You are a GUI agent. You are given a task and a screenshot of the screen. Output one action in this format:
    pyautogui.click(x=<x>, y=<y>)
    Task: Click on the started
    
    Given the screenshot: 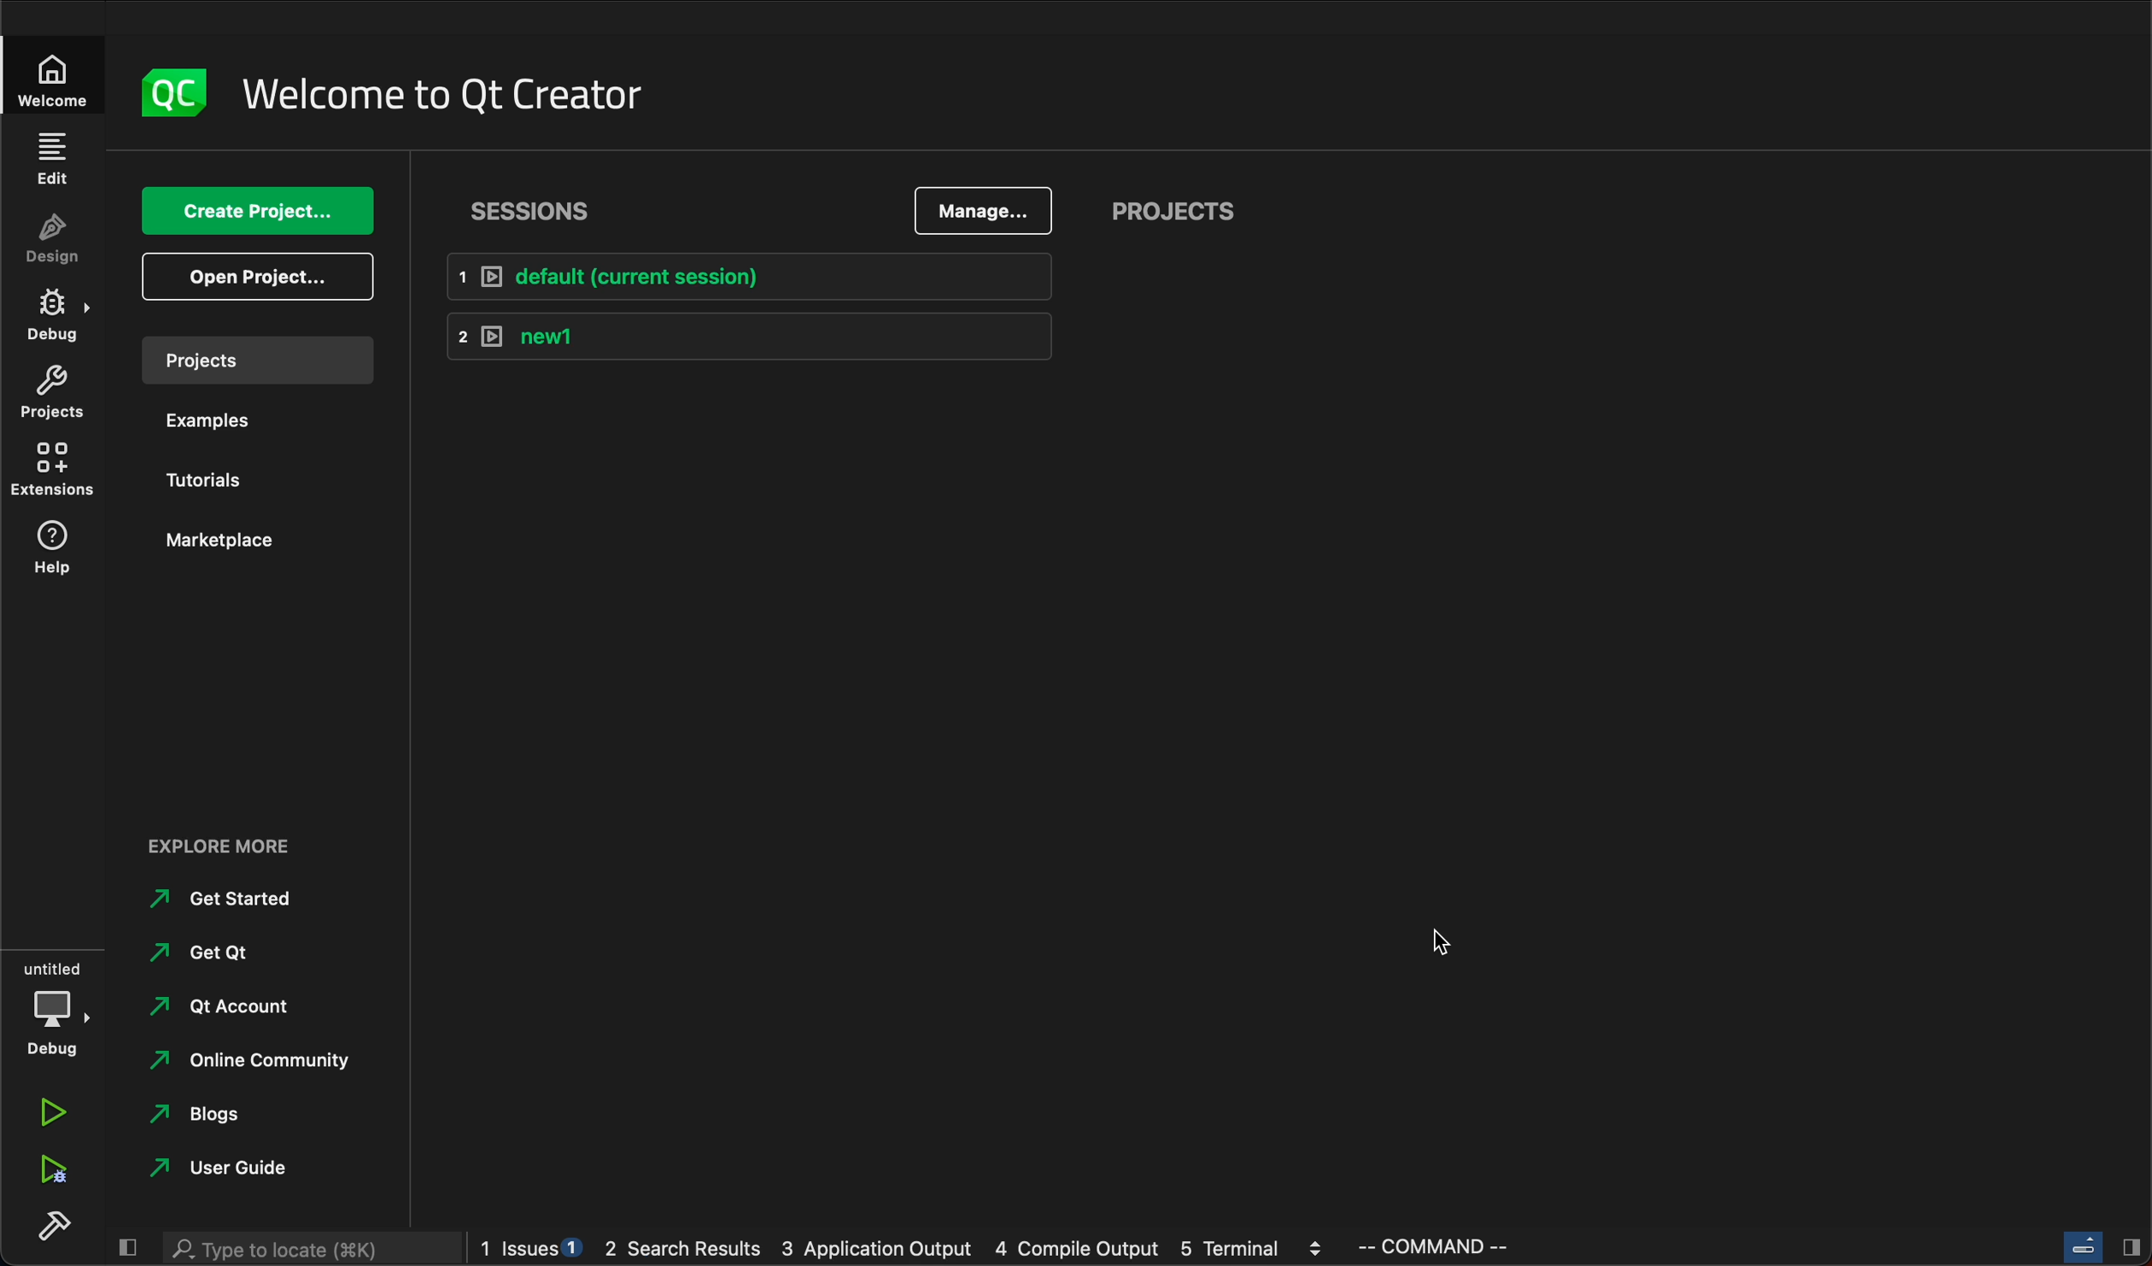 What is the action you would take?
    pyautogui.click(x=231, y=900)
    